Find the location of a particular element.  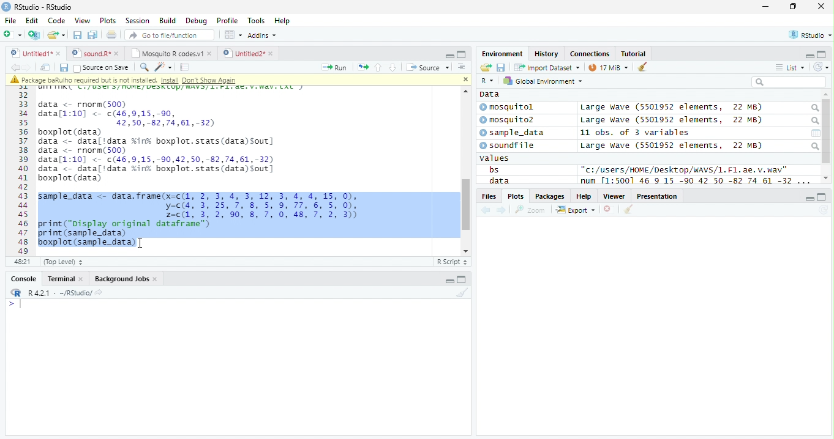

sound.R* is located at coordinates (94, 53).